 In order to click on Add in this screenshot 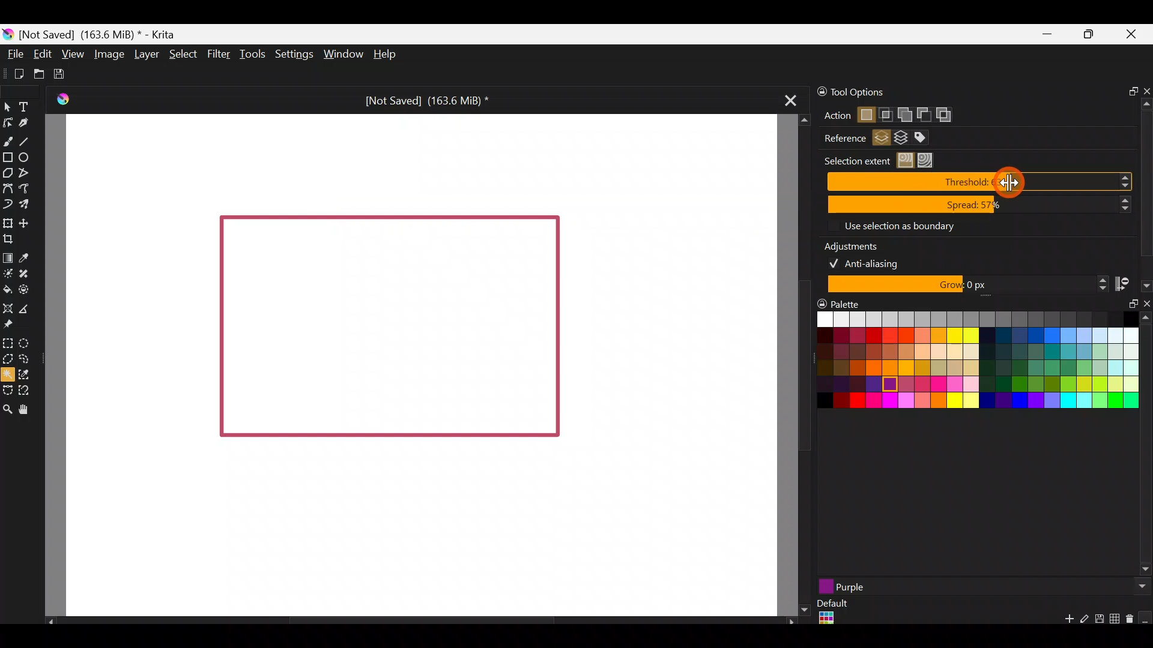, I will do `click(904, 112)`.